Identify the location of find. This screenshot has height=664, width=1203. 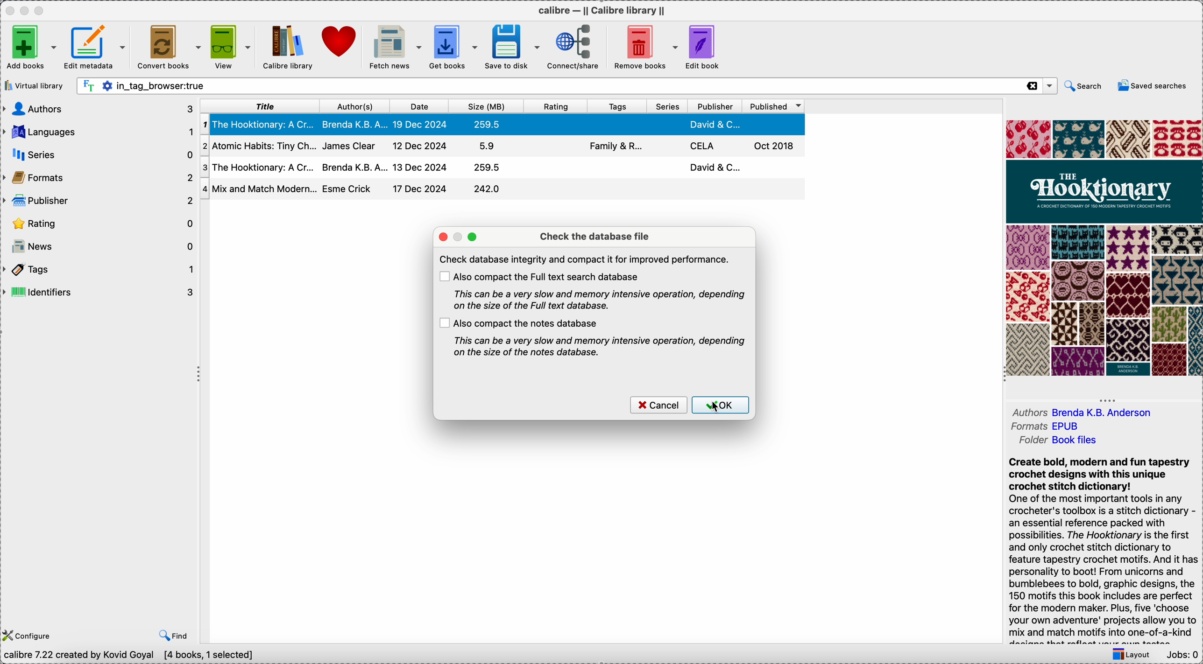
(170, 636).